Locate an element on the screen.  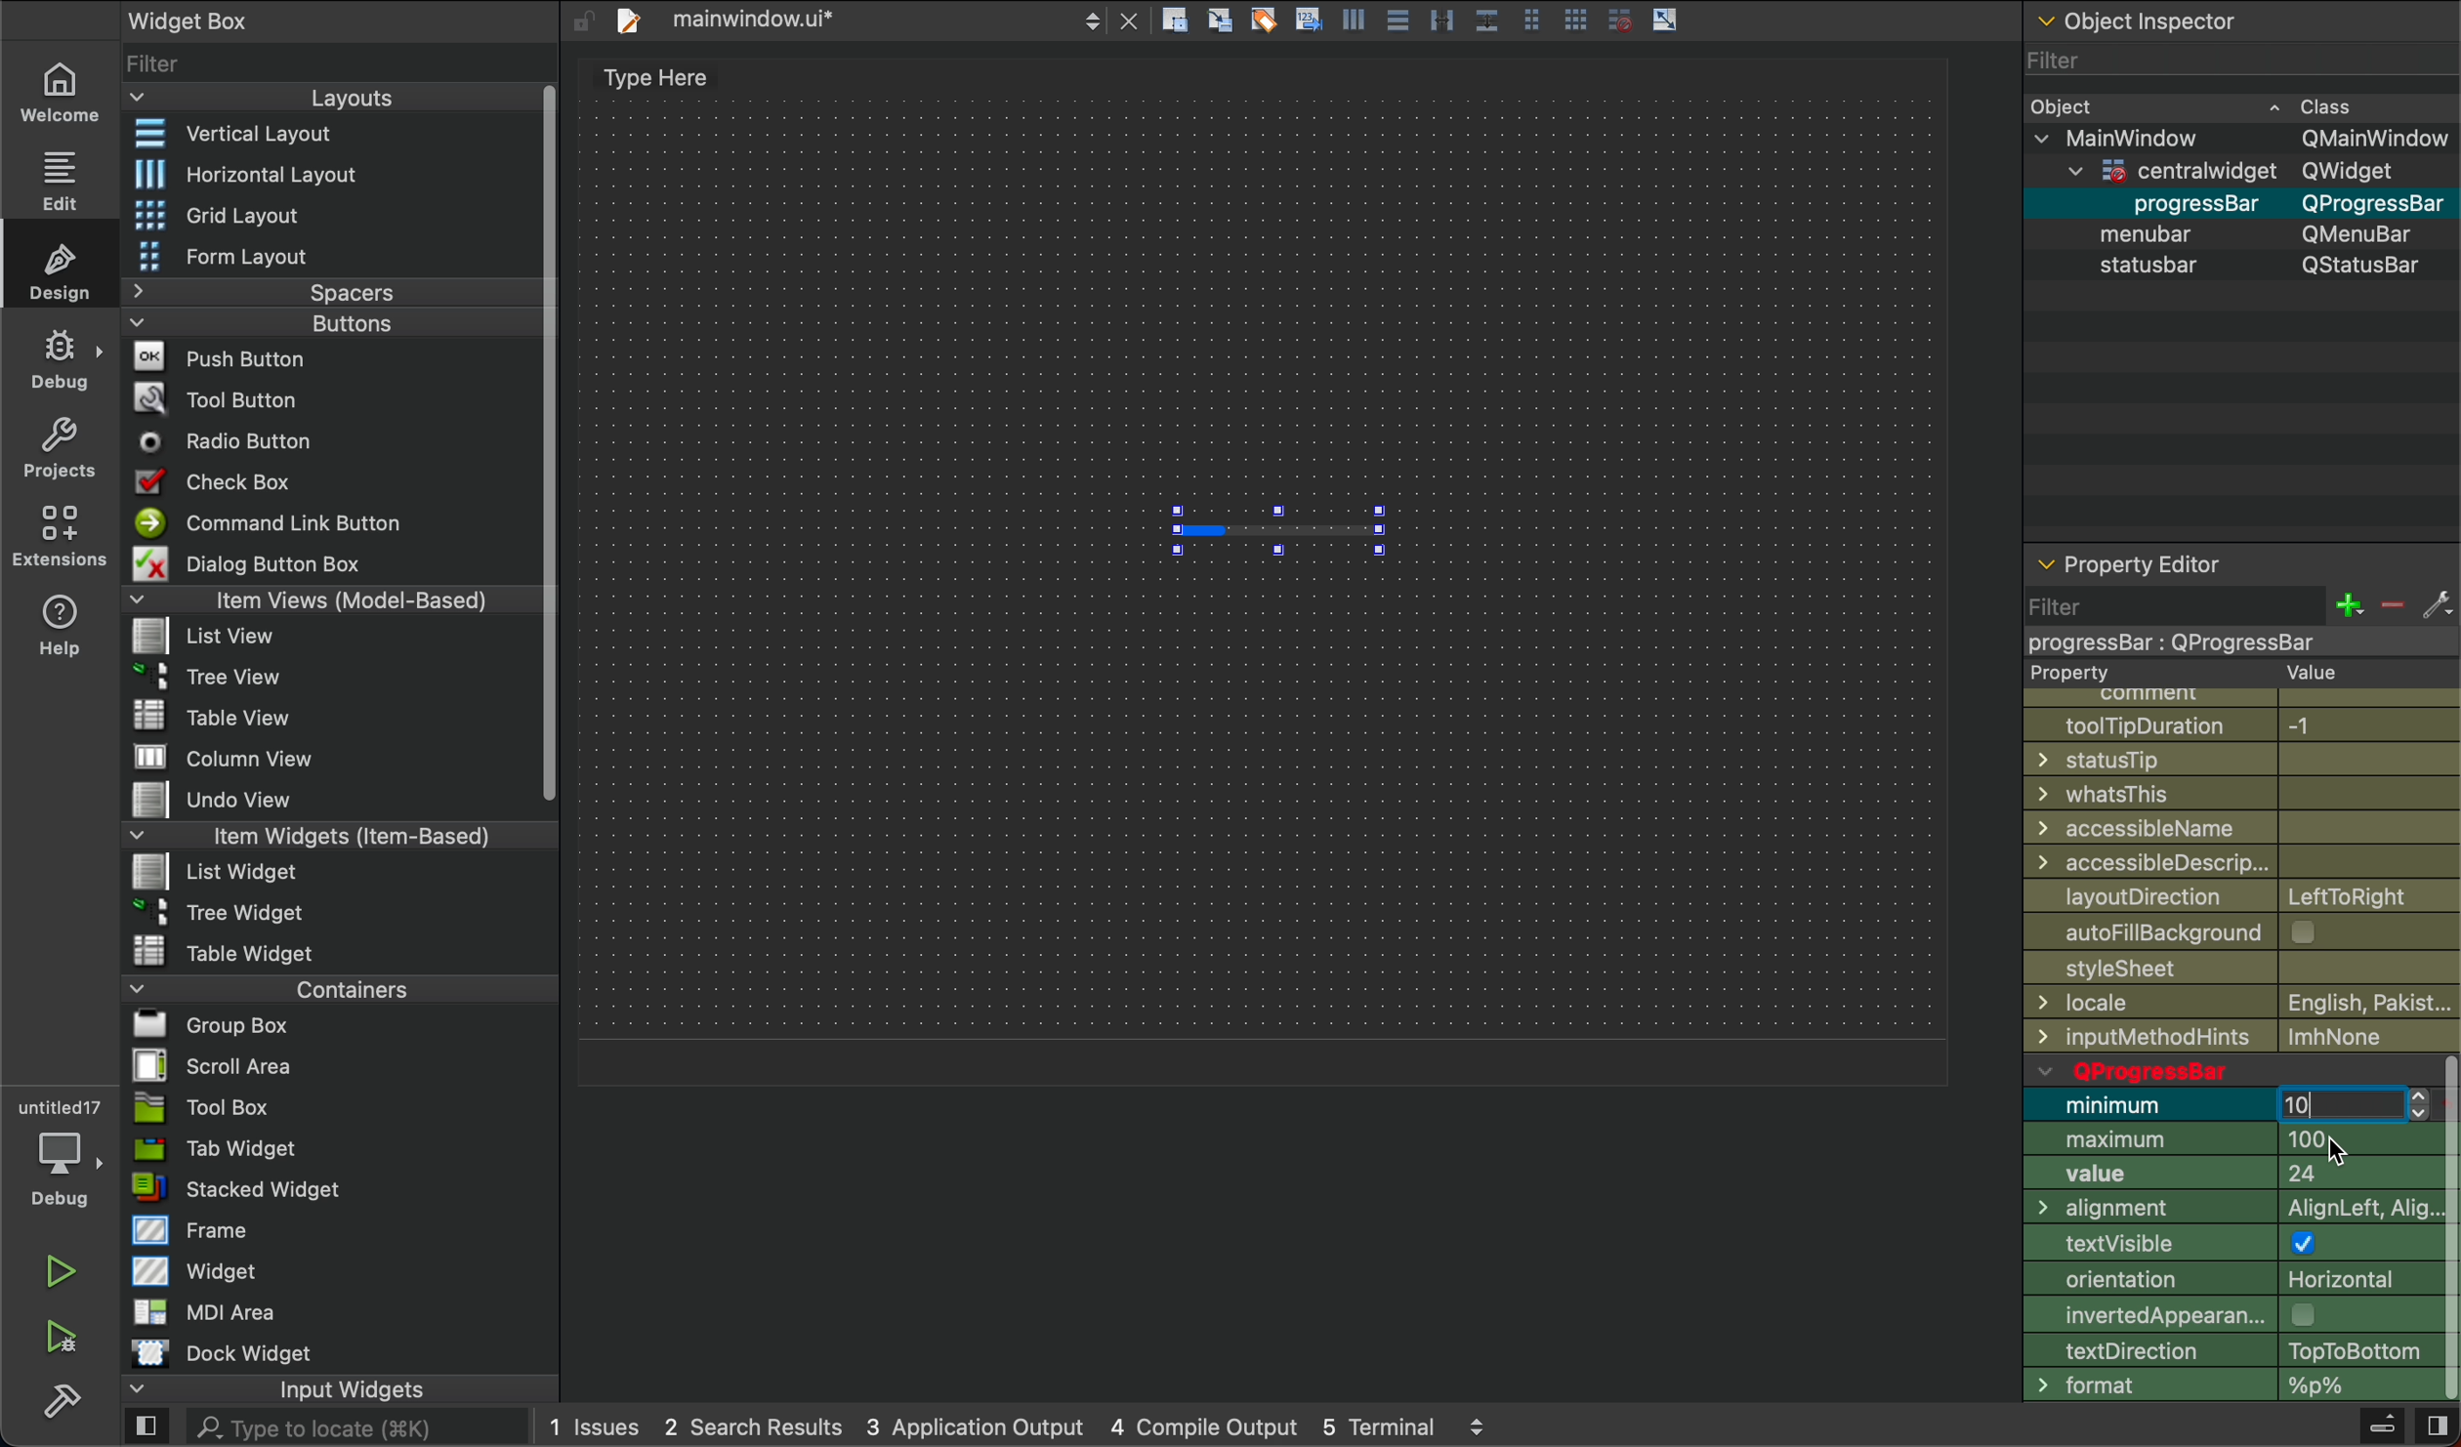
locale is located at coordinates (2242, 1003).